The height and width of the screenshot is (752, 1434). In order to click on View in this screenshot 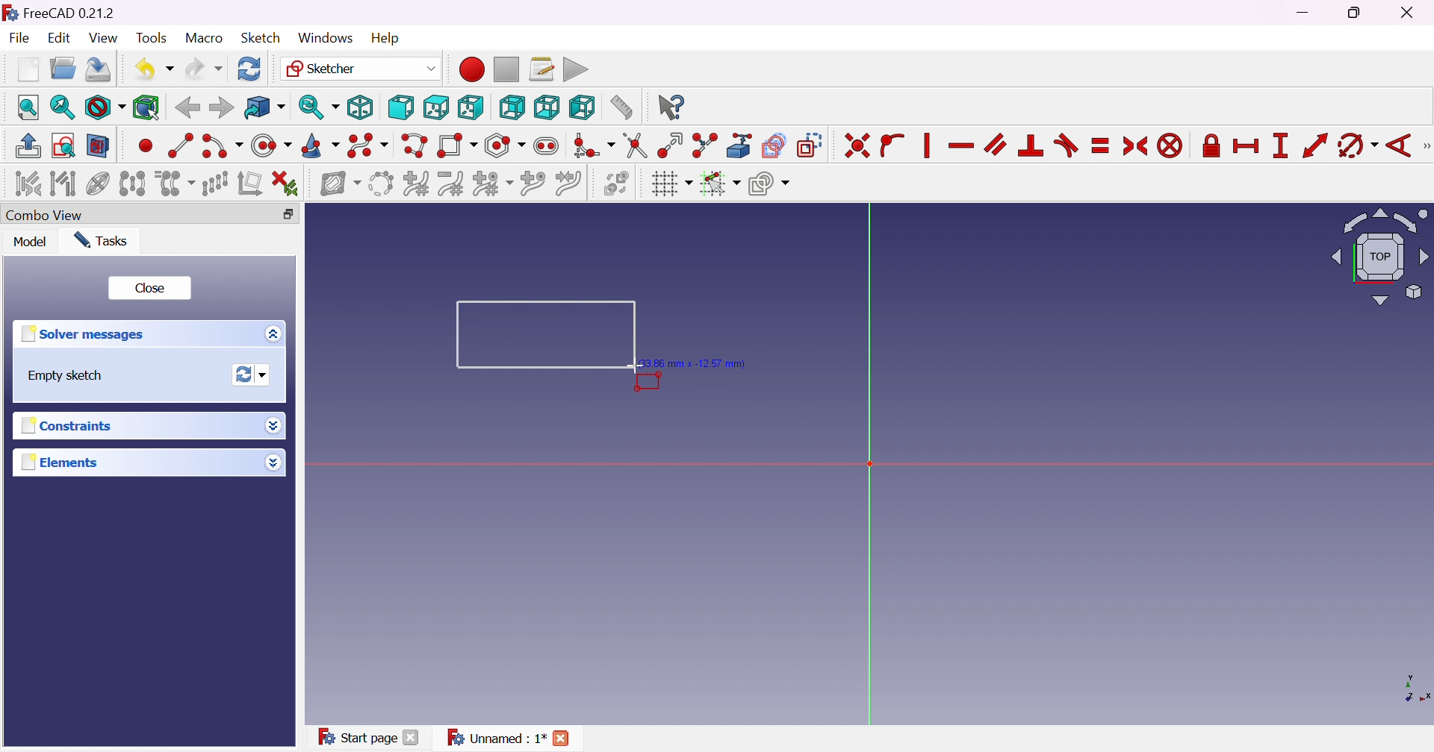, I will do `click(105, 38)`.